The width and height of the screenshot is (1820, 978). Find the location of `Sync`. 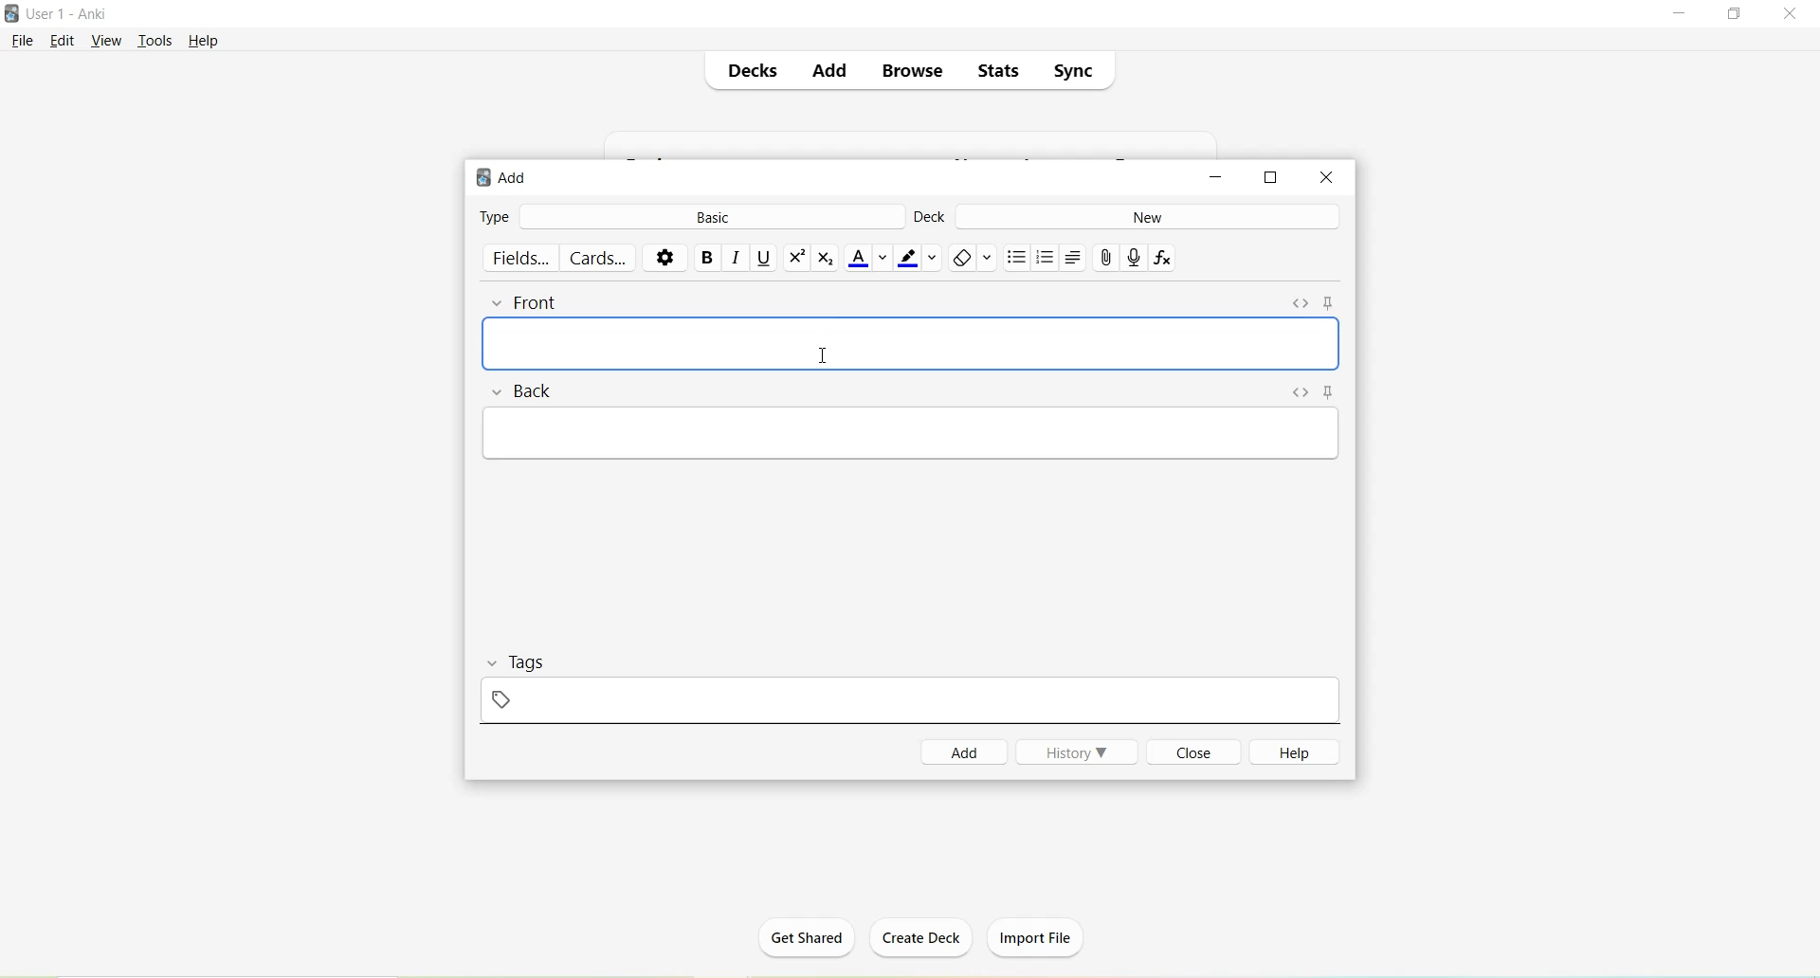

Sync is located at coordinates (1072, 67).